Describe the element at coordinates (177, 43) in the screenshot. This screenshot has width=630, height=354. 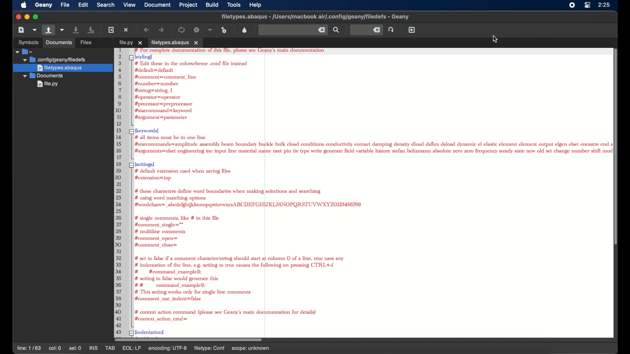
I see `tab` at that location.